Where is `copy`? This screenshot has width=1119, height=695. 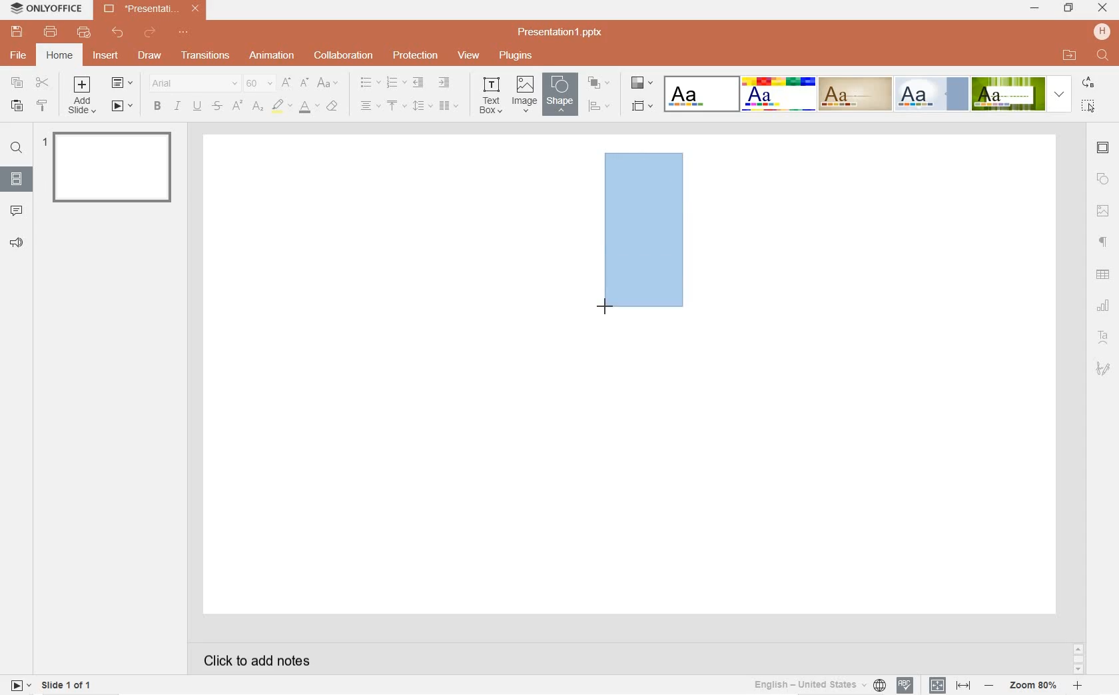
copy is located at coordinates (17, 83).